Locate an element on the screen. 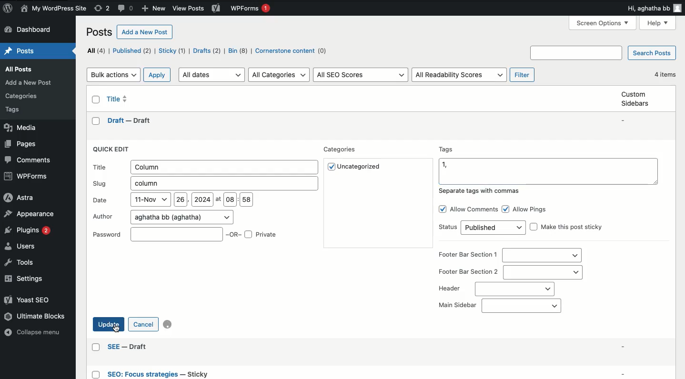 This screenshot has width=685, height=379. Astra is located at coordinates (19, 198).